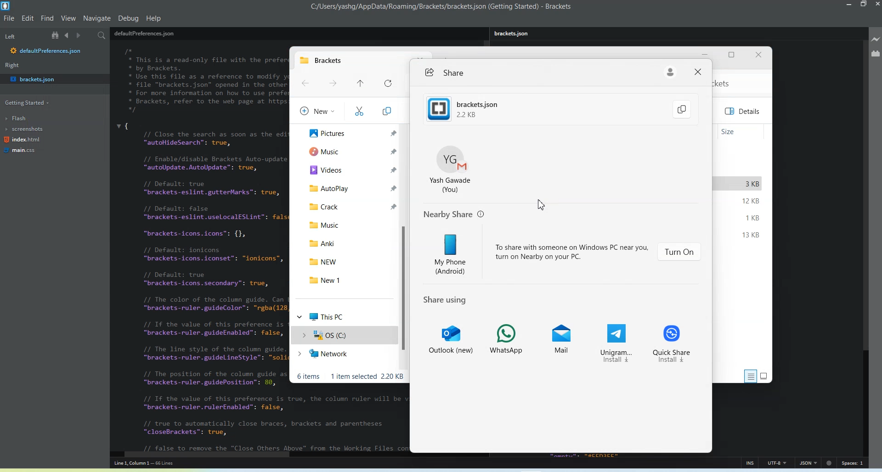 The width and height of the screenshot is (882, 472). Describe the element at coordinates (344, 315) in the screenshot. I see `This PC` at that location.